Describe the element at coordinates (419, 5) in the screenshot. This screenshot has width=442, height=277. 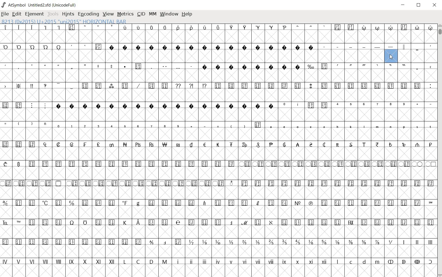
I see `RESTORE DOWN` at that location.